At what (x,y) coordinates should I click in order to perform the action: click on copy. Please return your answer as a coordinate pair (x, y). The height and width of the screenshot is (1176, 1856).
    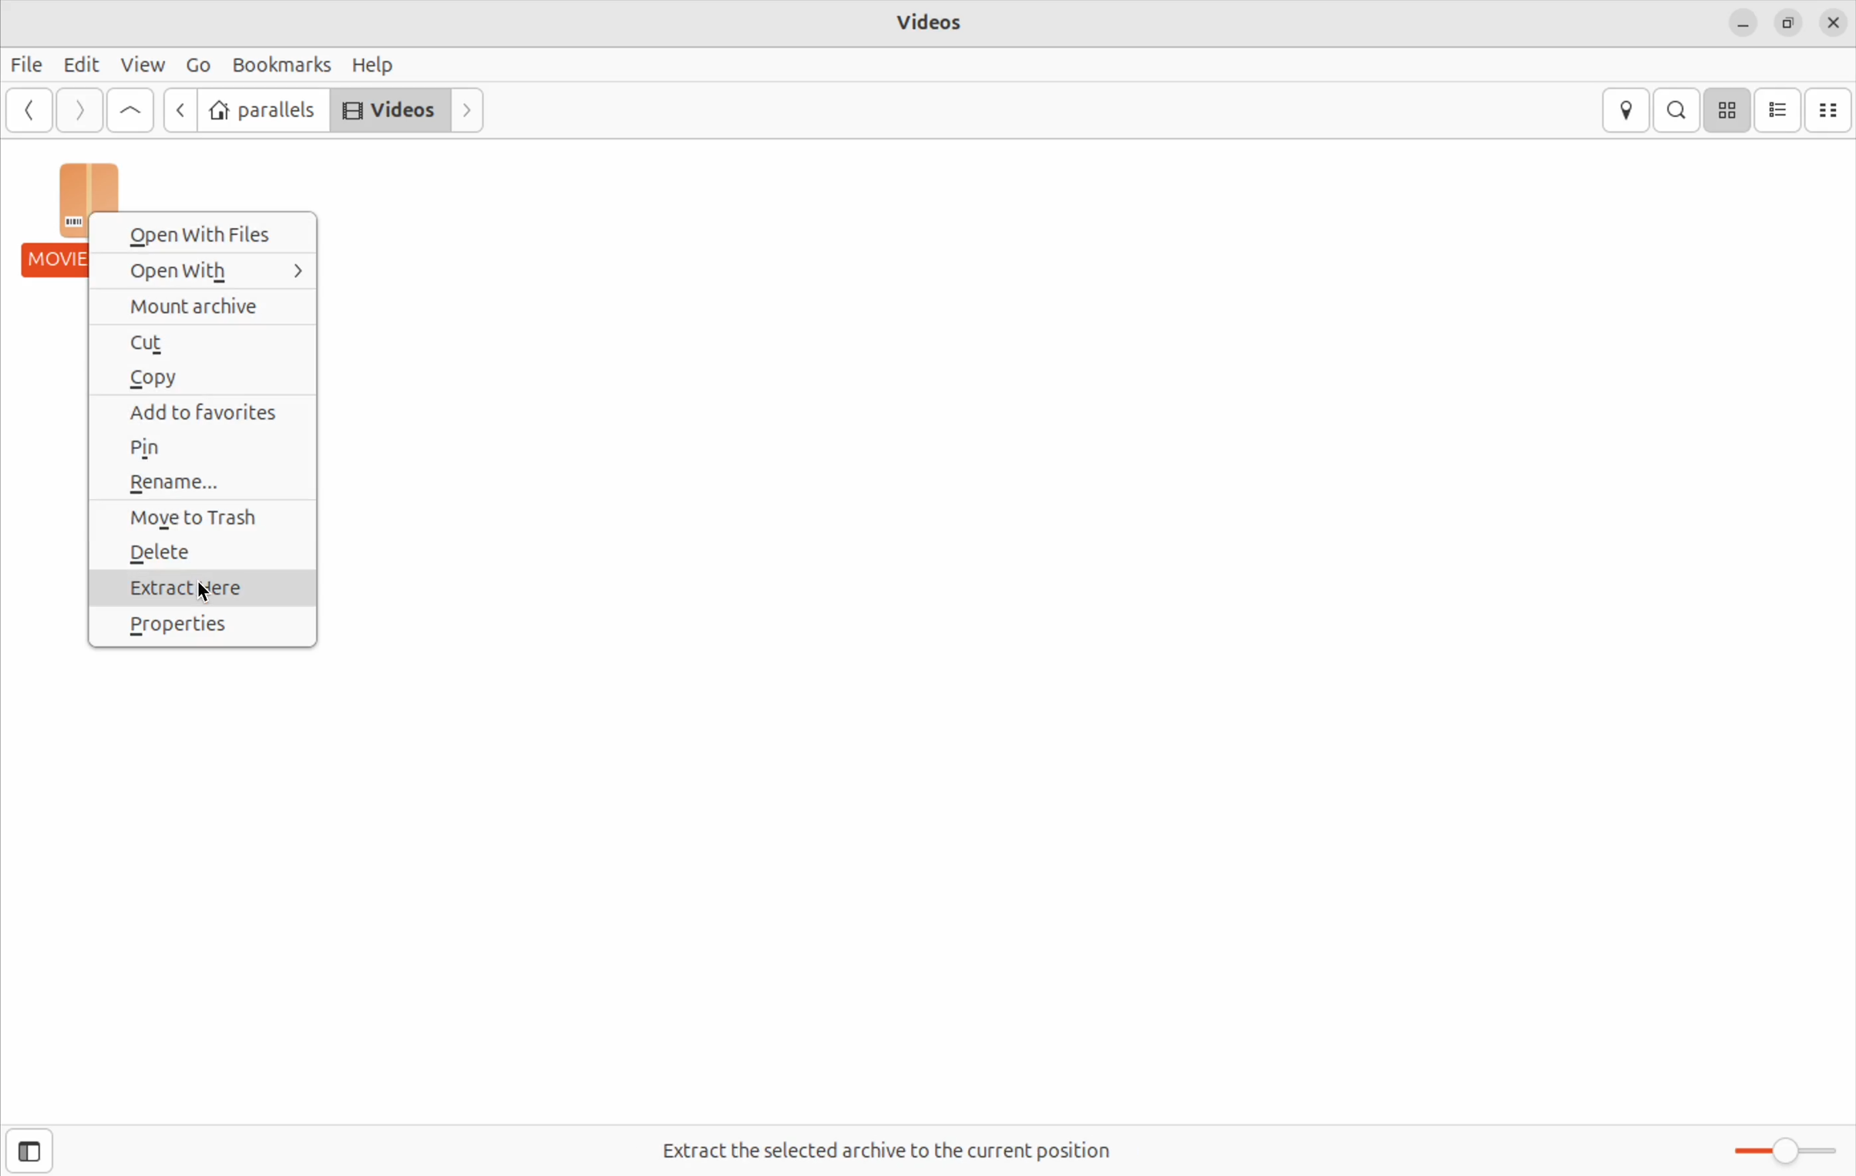
    Looking at the image, I should click on (211, 380).